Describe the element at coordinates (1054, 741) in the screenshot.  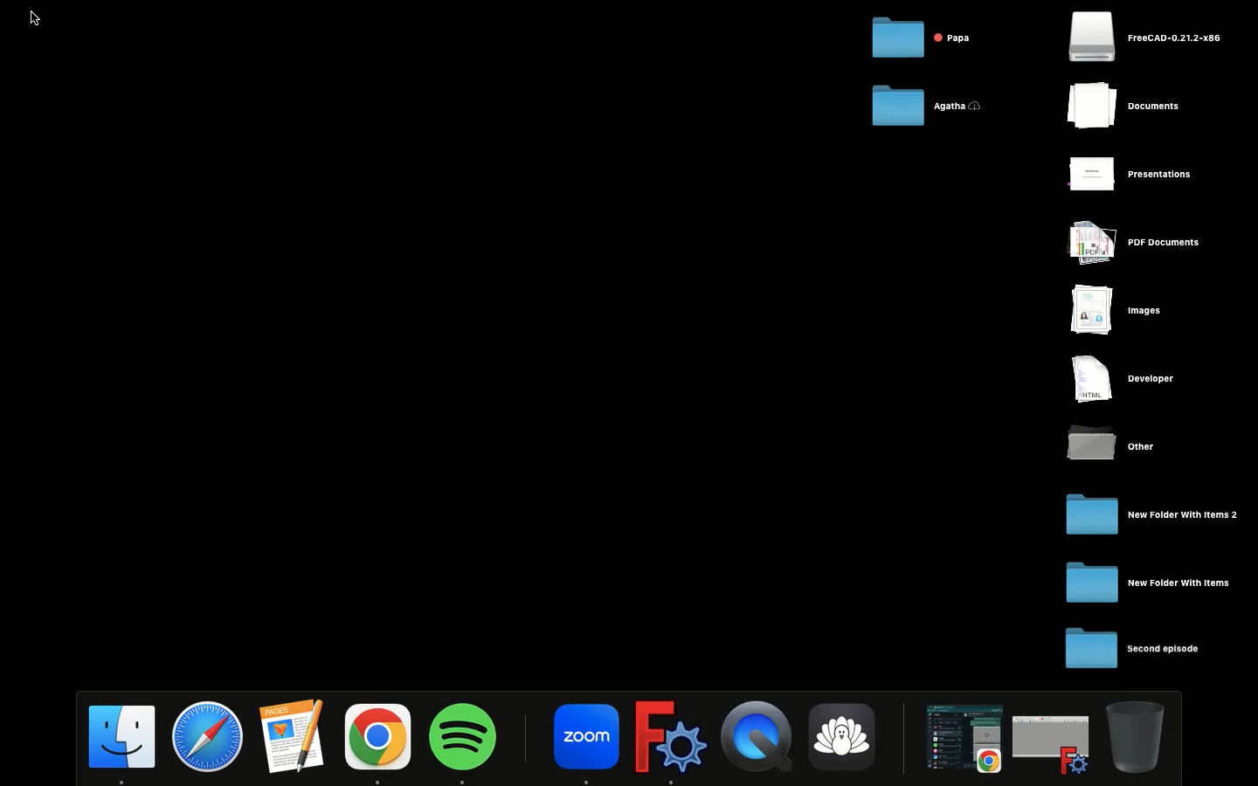
I see `Chrome tab` at that location.